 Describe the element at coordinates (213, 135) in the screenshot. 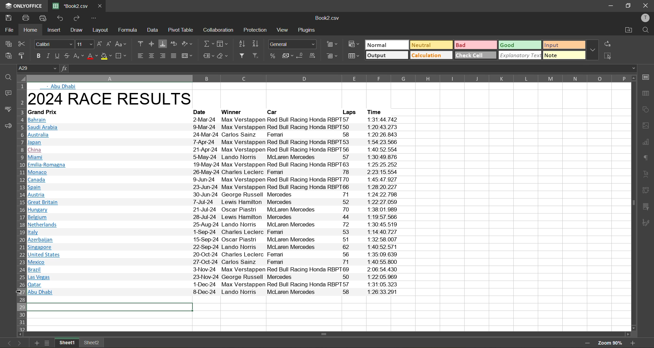

I see `text info` at that location.